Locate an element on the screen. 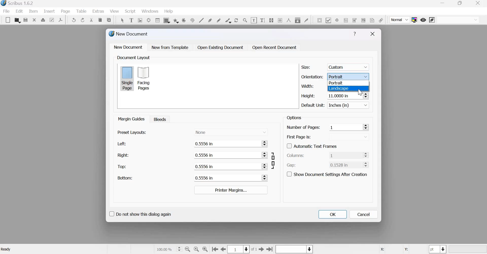 Image resolution: width=487 pixels, height=254 pixels. Save as PDF is located at coordinates (61, 20).